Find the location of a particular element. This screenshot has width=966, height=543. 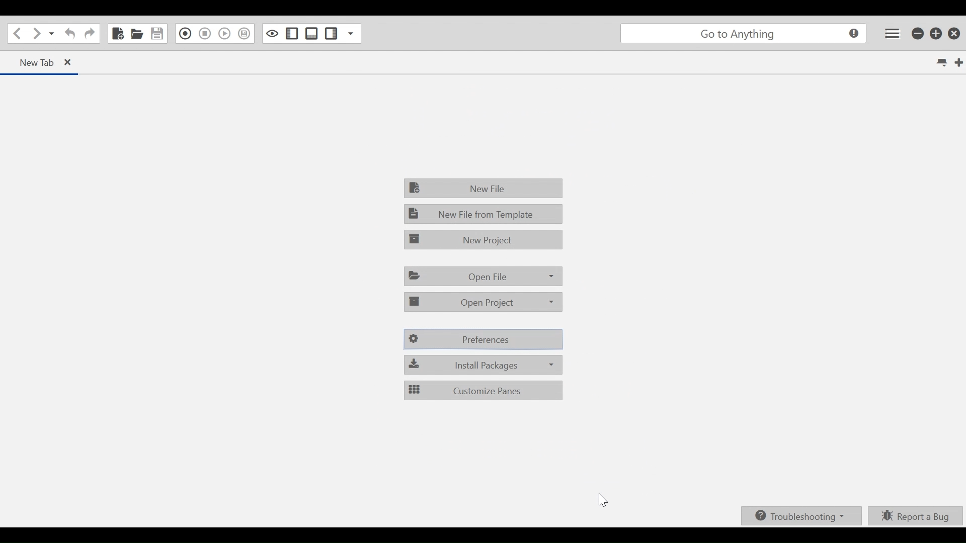

Troubleshooting is located at coordinates (799, 516).